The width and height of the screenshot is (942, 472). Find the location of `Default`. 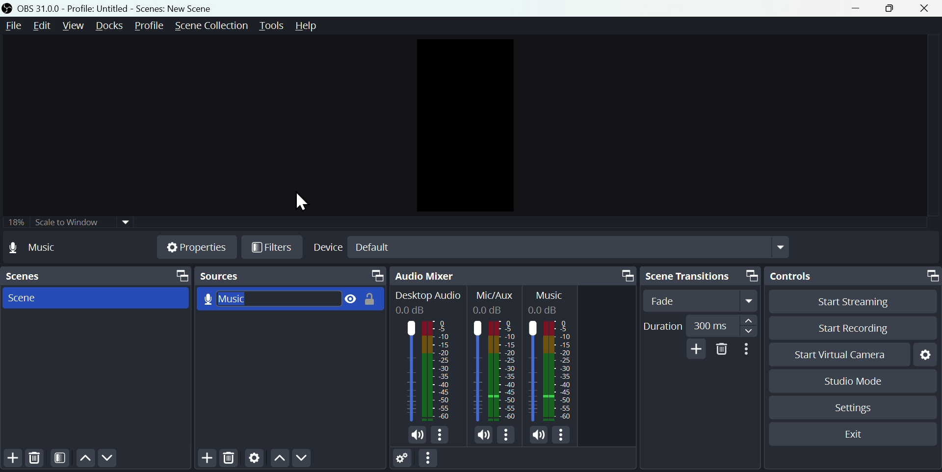

Default is located at coordinates (373, 247).